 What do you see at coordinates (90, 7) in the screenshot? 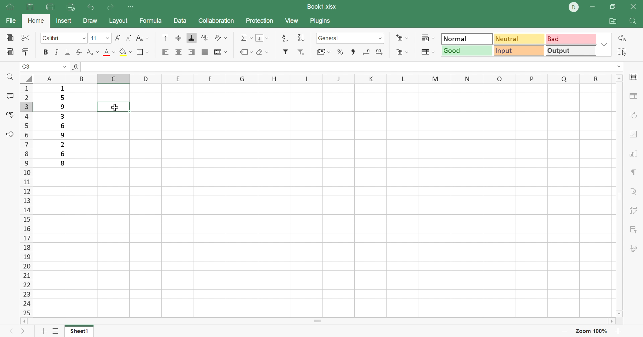
I see `Undo` at bounding box center [90, 7].